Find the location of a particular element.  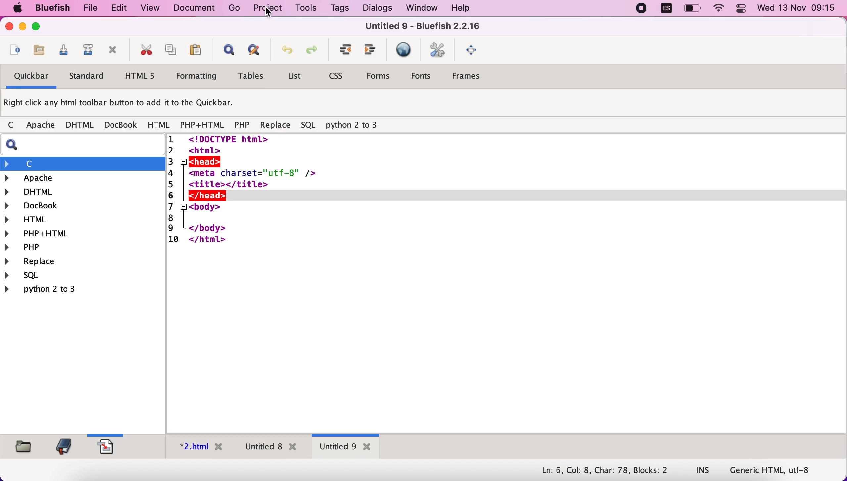

sql is located at coordinates (26, 276).